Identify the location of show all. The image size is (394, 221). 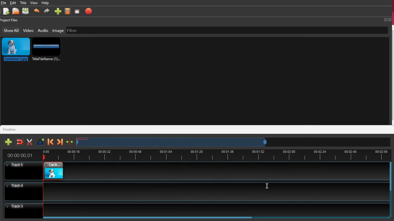
(11, 30).